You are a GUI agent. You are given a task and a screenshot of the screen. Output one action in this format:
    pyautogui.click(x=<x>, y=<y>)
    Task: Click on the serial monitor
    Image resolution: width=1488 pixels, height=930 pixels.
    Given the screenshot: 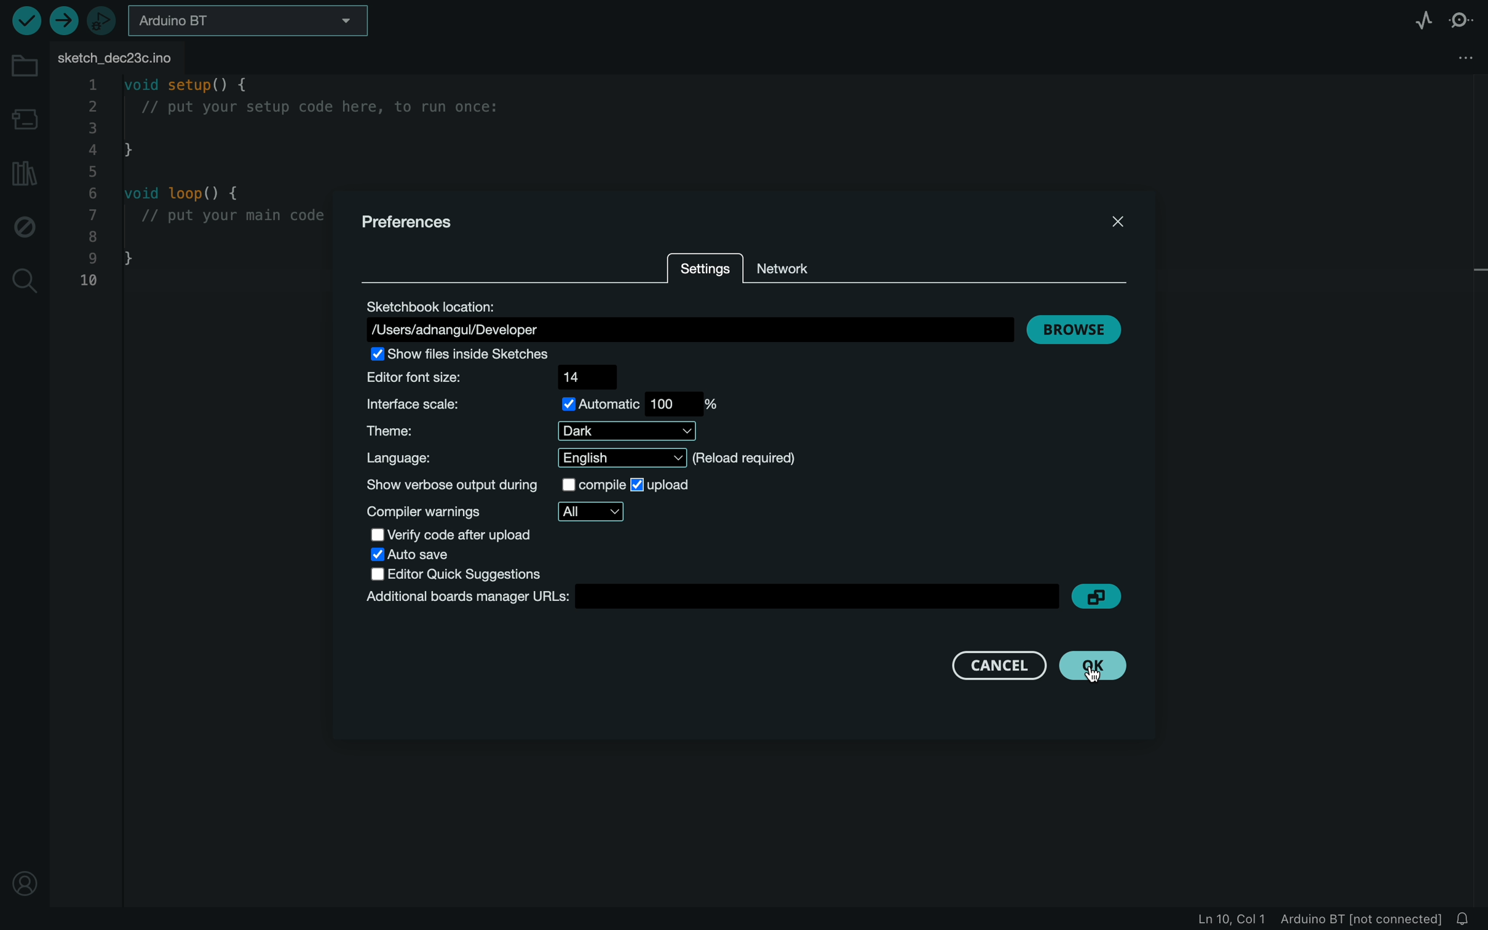 What is the action you would take?
    pyautogui.click(x=1464, y=18)
    